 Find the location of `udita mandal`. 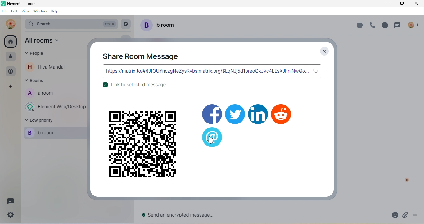

udita mandal is located at coordinates (9, 24).